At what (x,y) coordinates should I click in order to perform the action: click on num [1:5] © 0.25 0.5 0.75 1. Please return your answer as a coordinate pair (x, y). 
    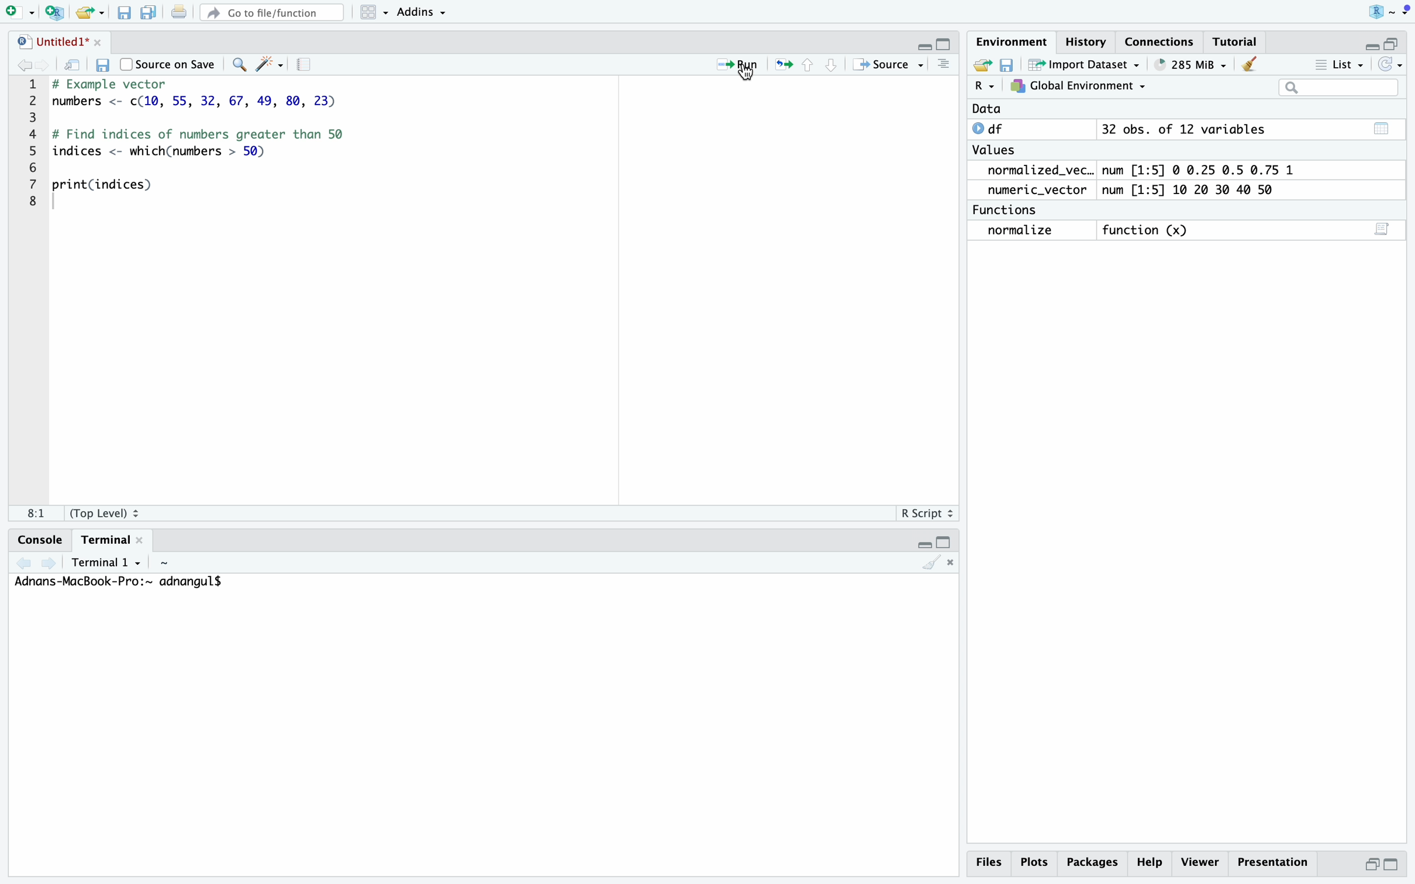
    Looking at the image, I should click on (1206, 168).